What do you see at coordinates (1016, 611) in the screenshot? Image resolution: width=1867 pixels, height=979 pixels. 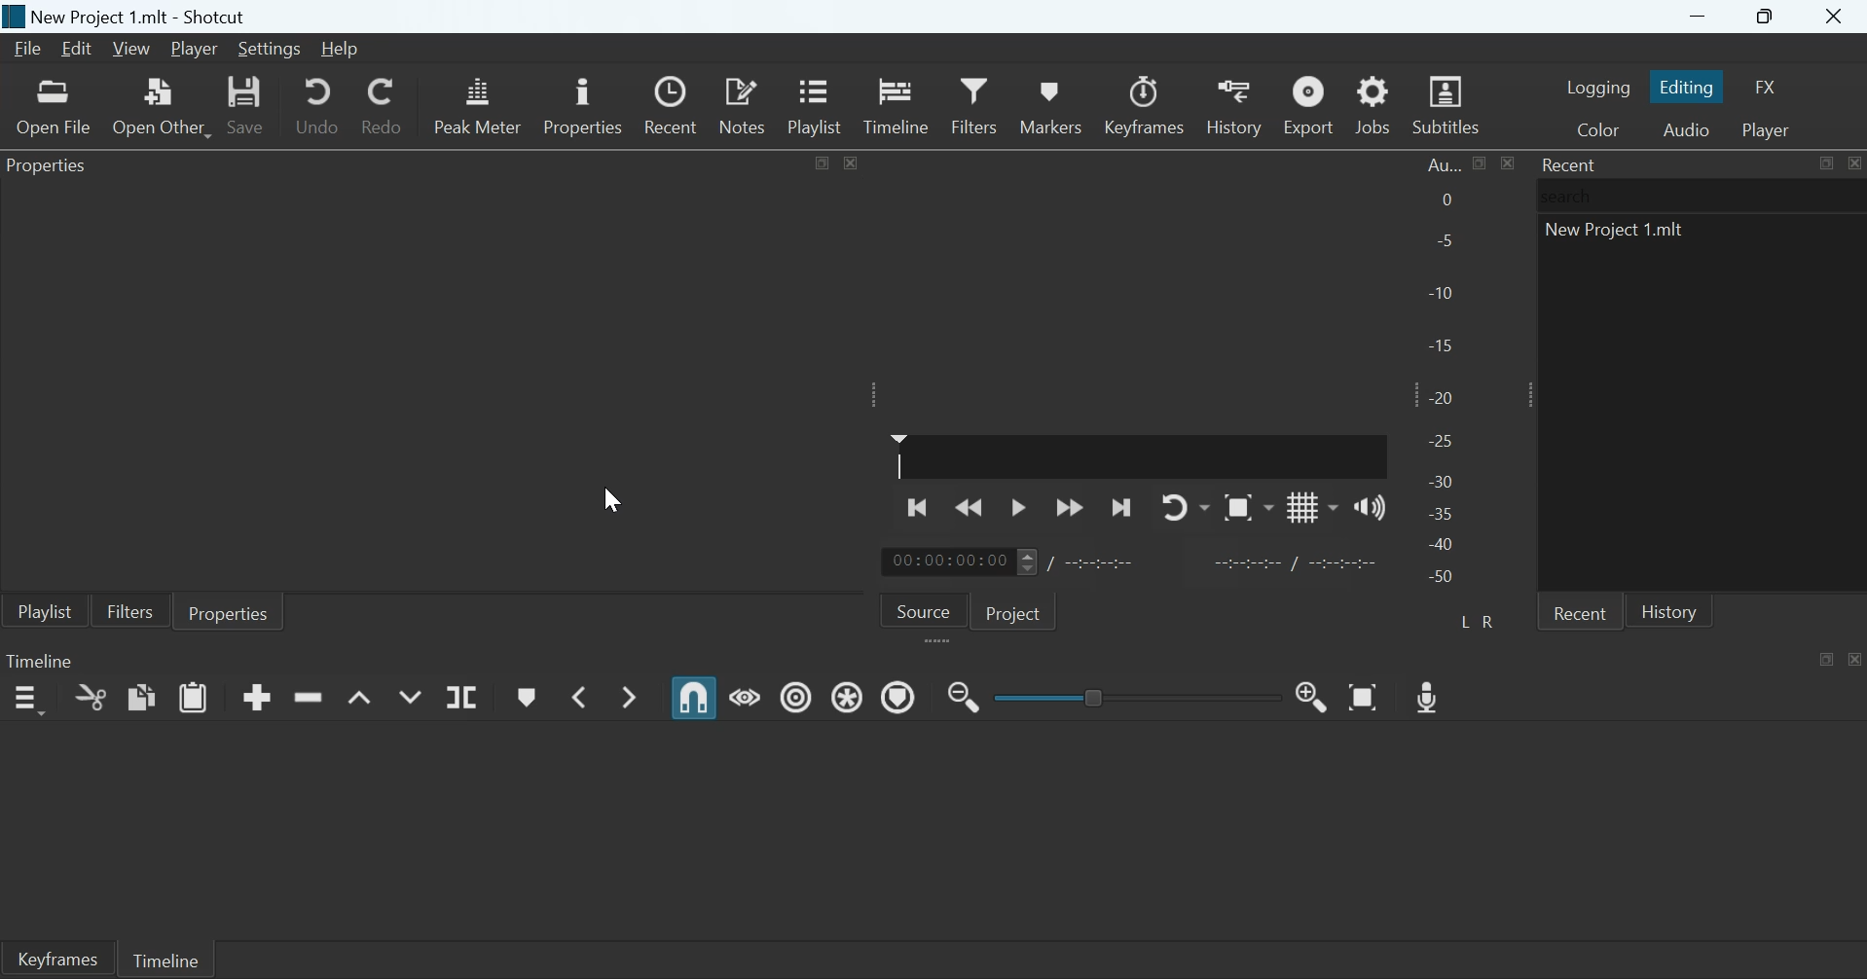 I see `Project` at bounding box center [1016, 611].